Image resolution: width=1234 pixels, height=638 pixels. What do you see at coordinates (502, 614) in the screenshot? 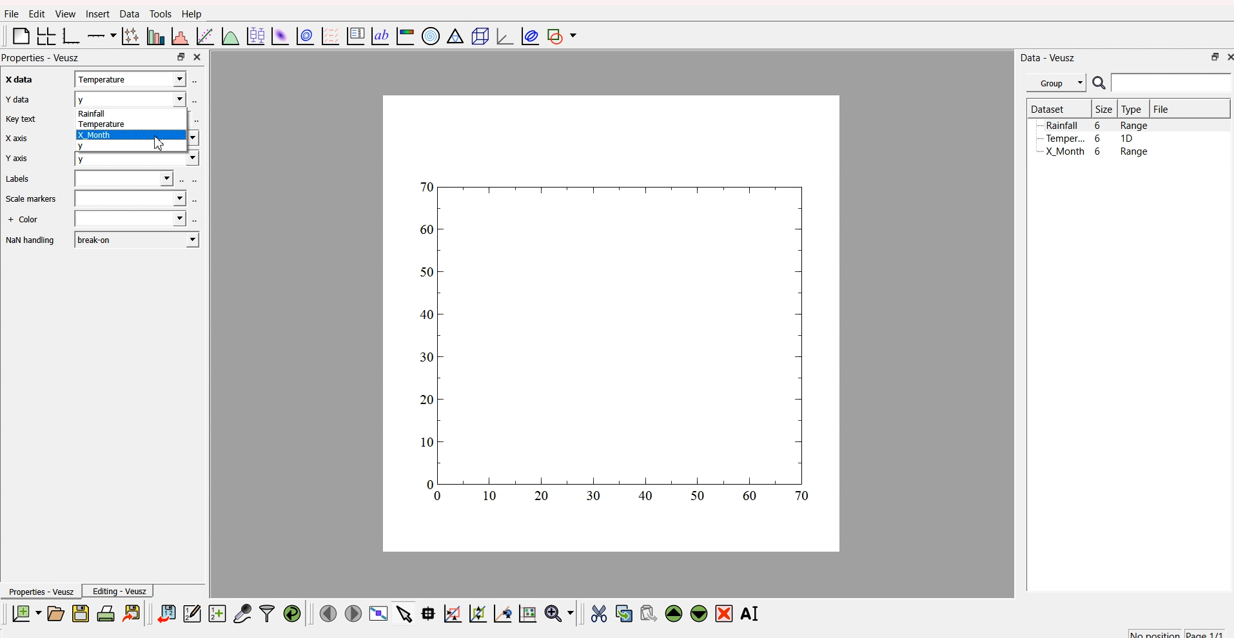
I see `zoom out graph axes` at bounding box center [502, 614].